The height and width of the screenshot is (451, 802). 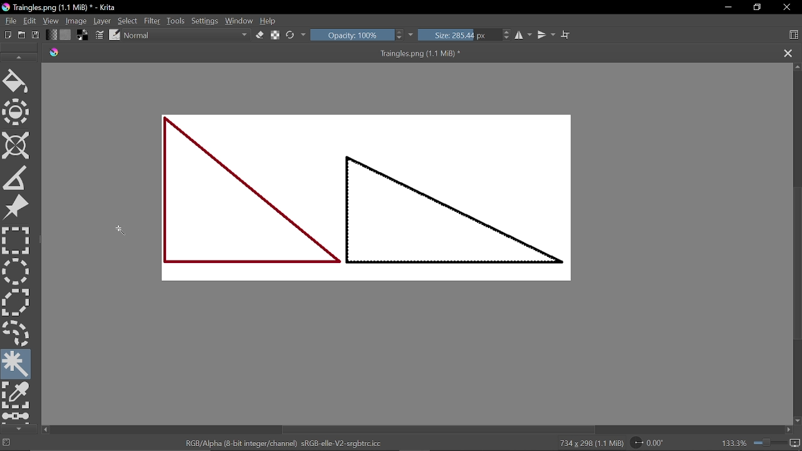 What do you see at coordinates (455, 205) in the screenshot?
I see `magic wand applied to a the selected triangle` at bounding box center [455, 205].